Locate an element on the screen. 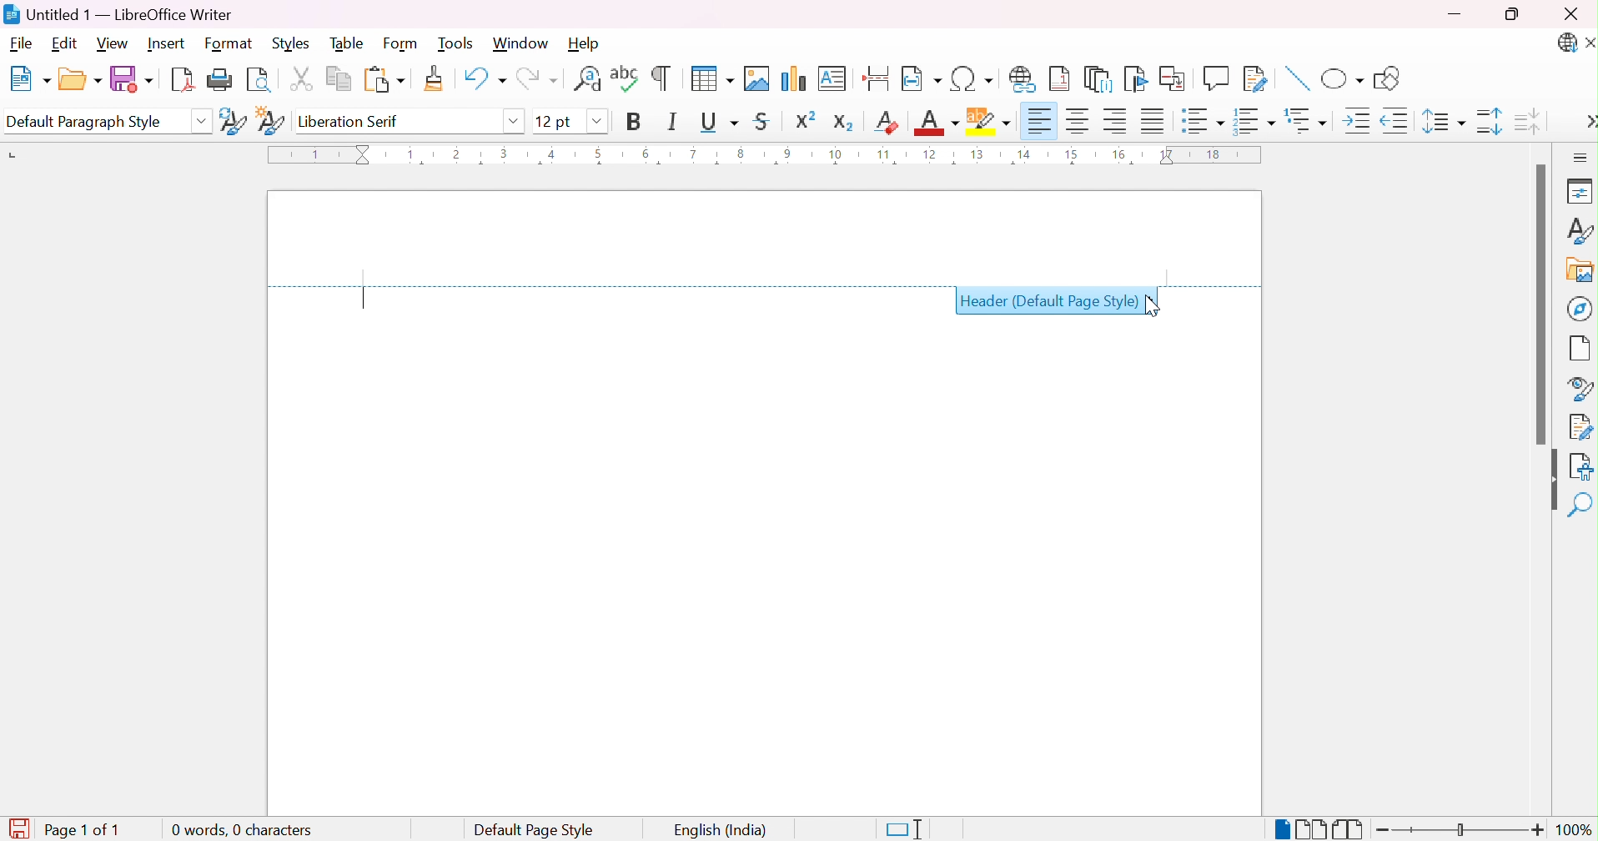  Show track changes functions is located at coordinates (1254, 78).